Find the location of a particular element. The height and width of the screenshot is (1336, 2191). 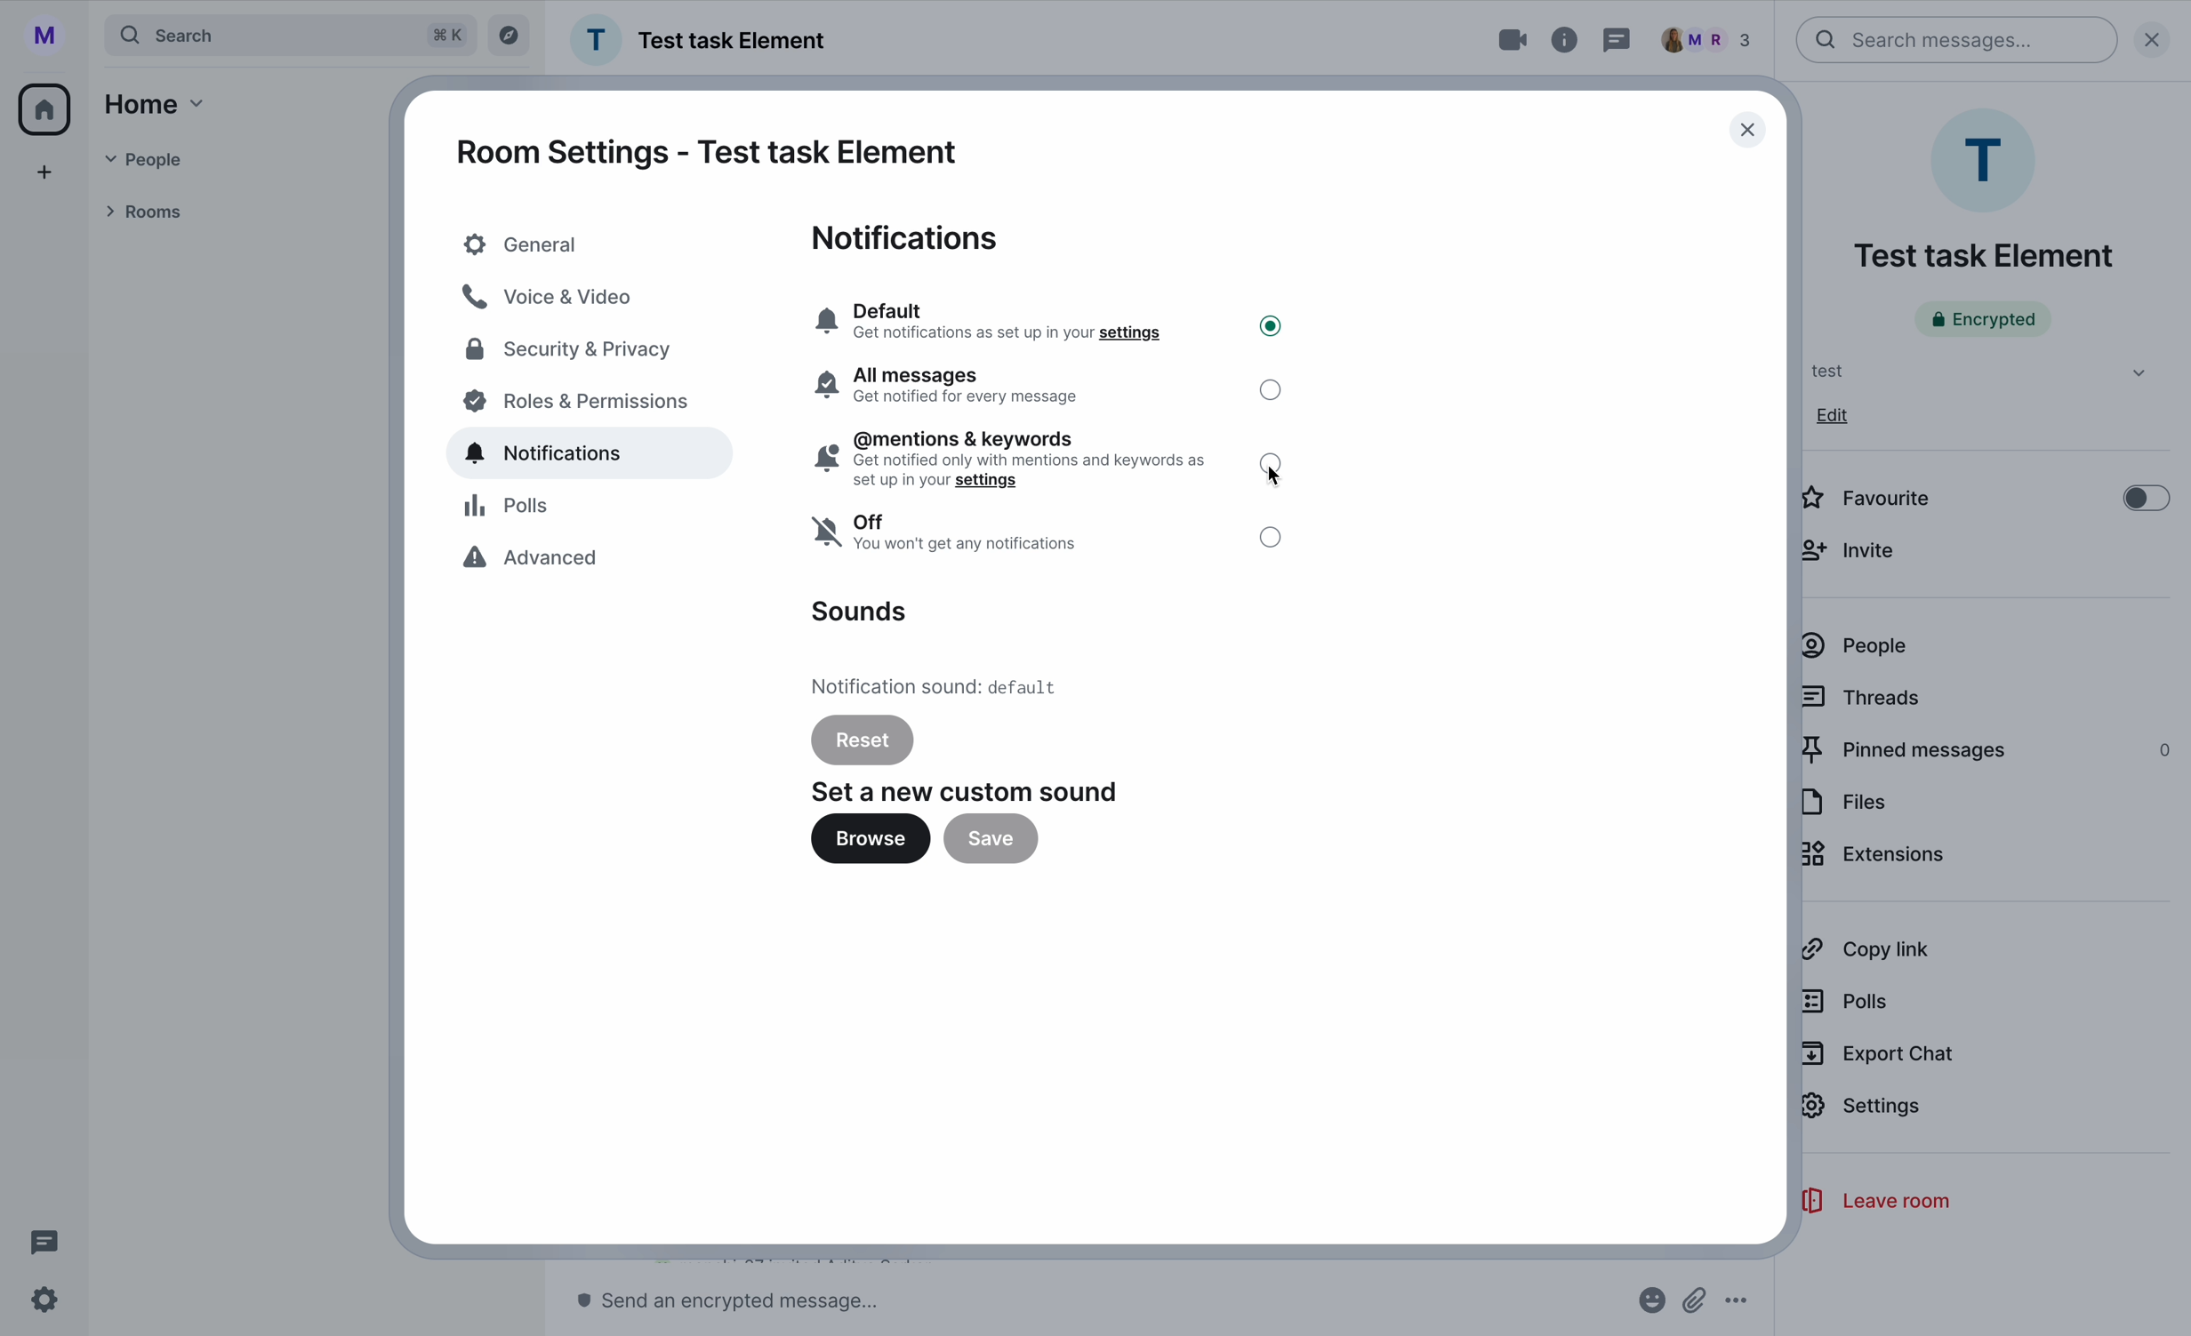

search bar is located at coordinates (1958, 40).